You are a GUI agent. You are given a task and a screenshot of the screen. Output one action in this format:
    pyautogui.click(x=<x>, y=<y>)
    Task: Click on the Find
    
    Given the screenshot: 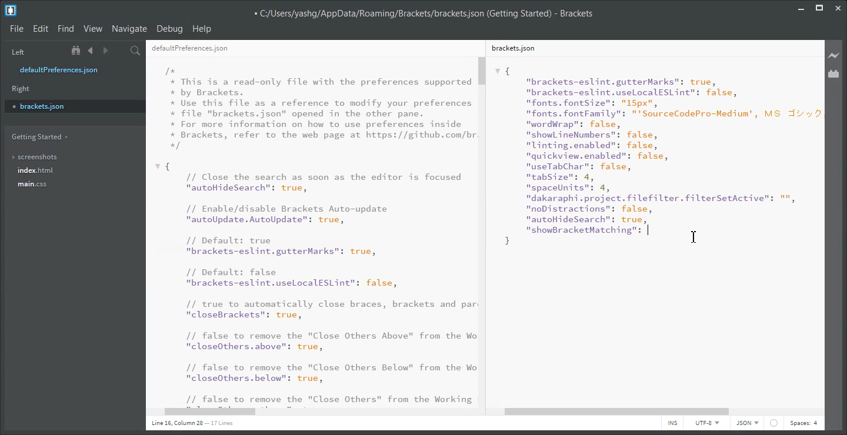 What is the action you would take?
    pyautogui.click(x=66, y=29)
    